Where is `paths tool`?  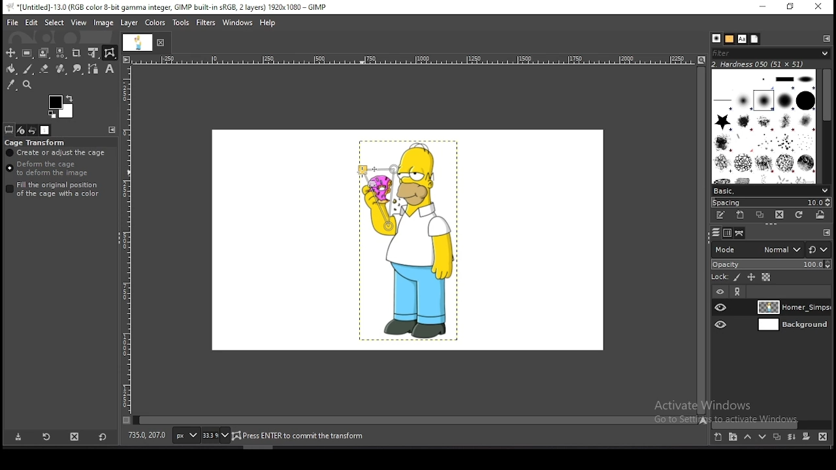
paths tool is located at coordinates (93, 69).